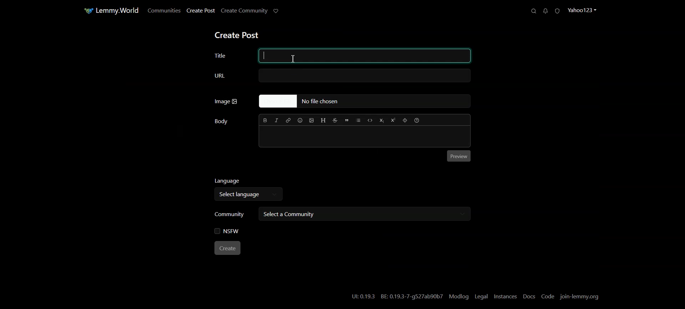 The image size is (685, 309). Describe the element at coordinates (358, 120) in the screenshot. I see `List` at that location.